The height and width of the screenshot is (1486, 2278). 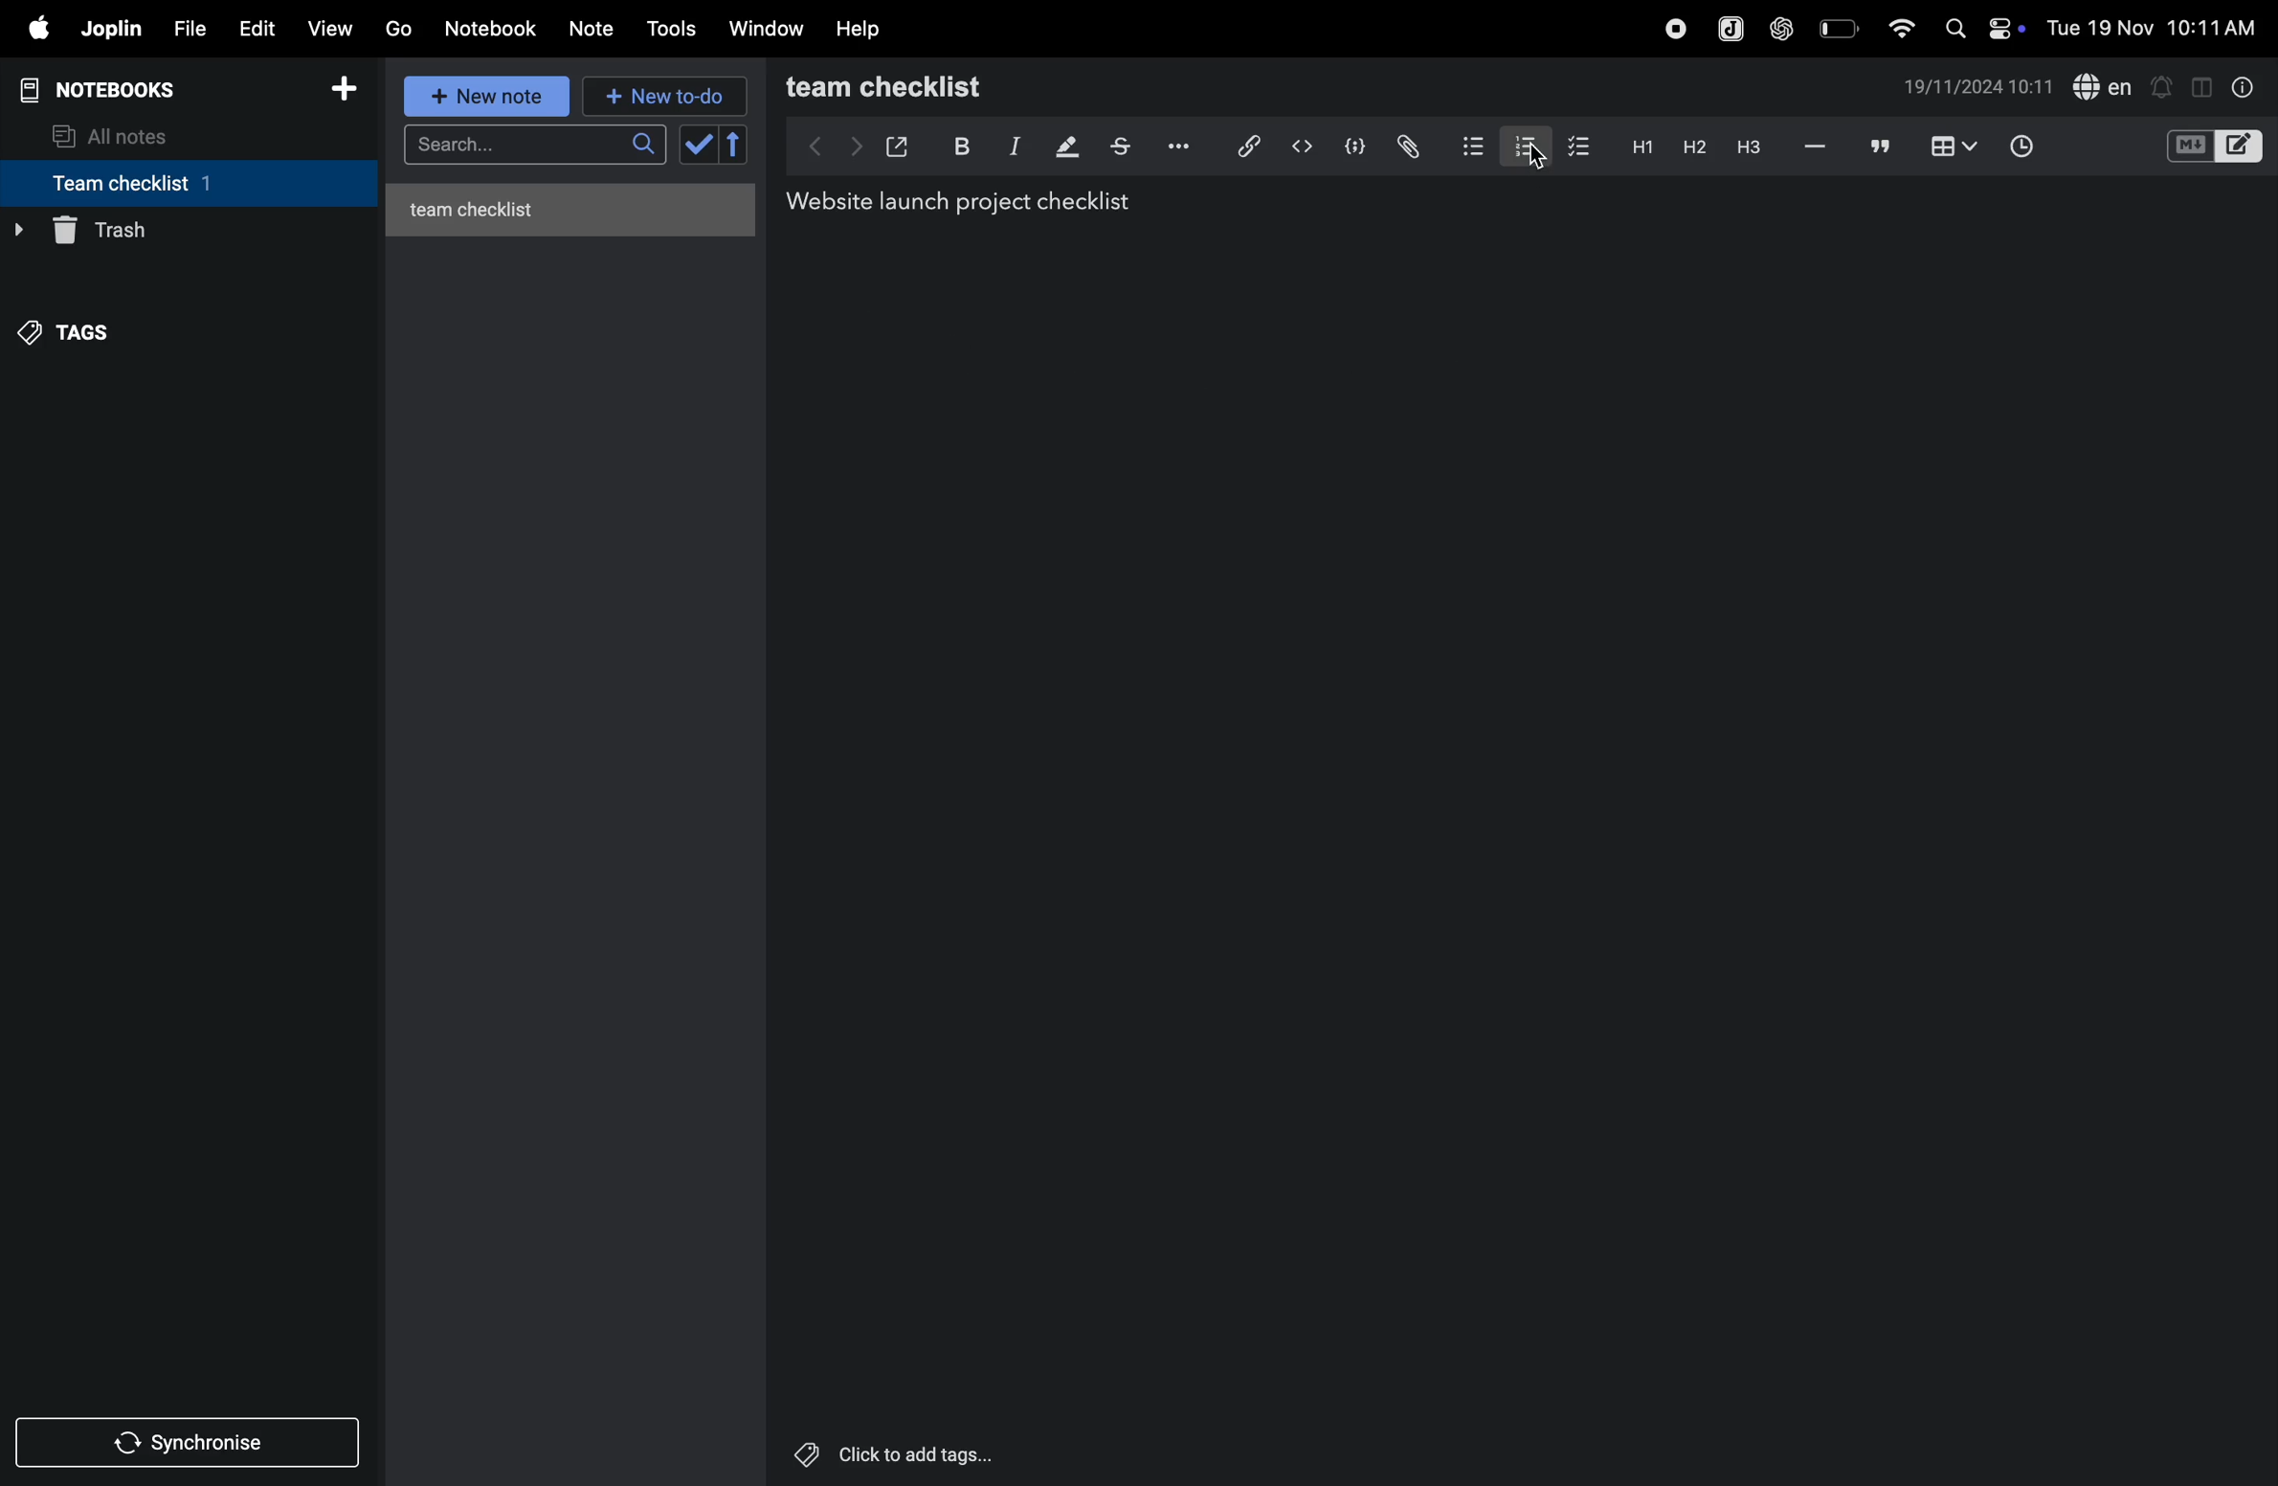 What do you see at coordinates (1302, 146) in the screenshot?
I see `inline code` at bounding box center [1302, 146].